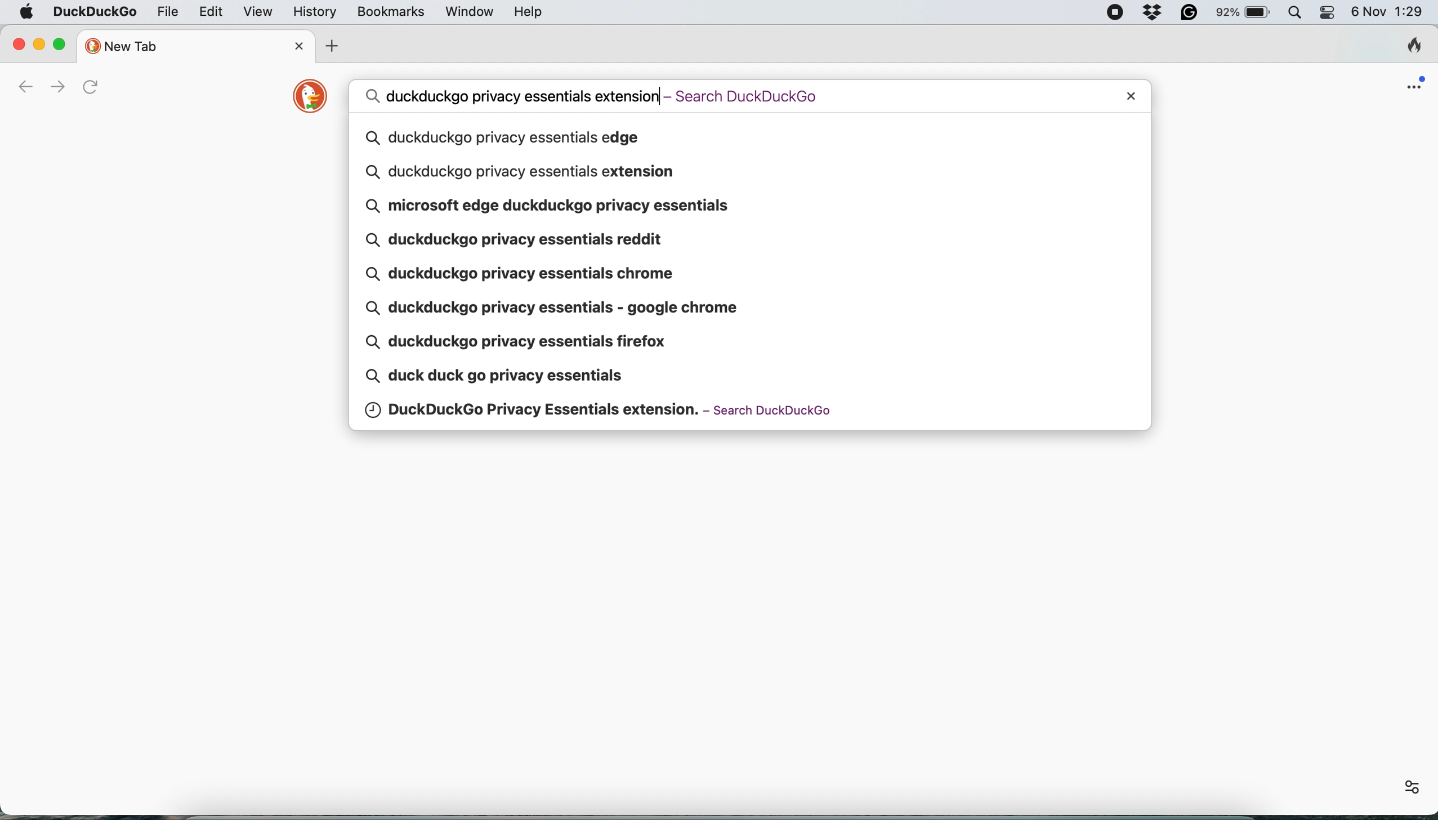 The height and width of the screenshot is (820, 1438). Describe the element at coordinates (470, 14) in the screenshot. I see `window` at that location.